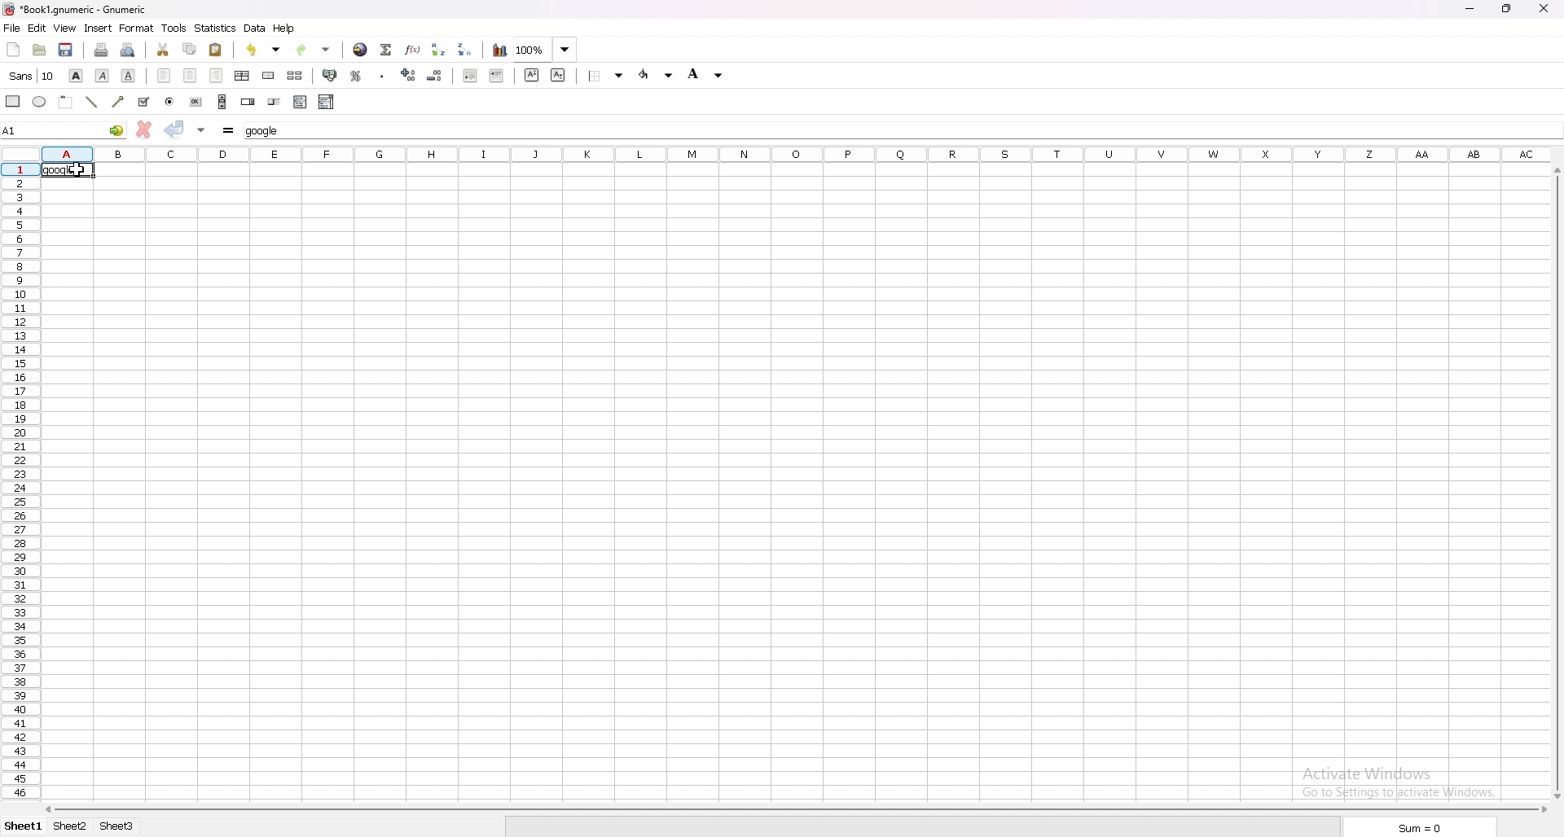  What do you see at coordinates (174, 102) in the screenshot?
I see `radio button` at bounding box center [174, 102].